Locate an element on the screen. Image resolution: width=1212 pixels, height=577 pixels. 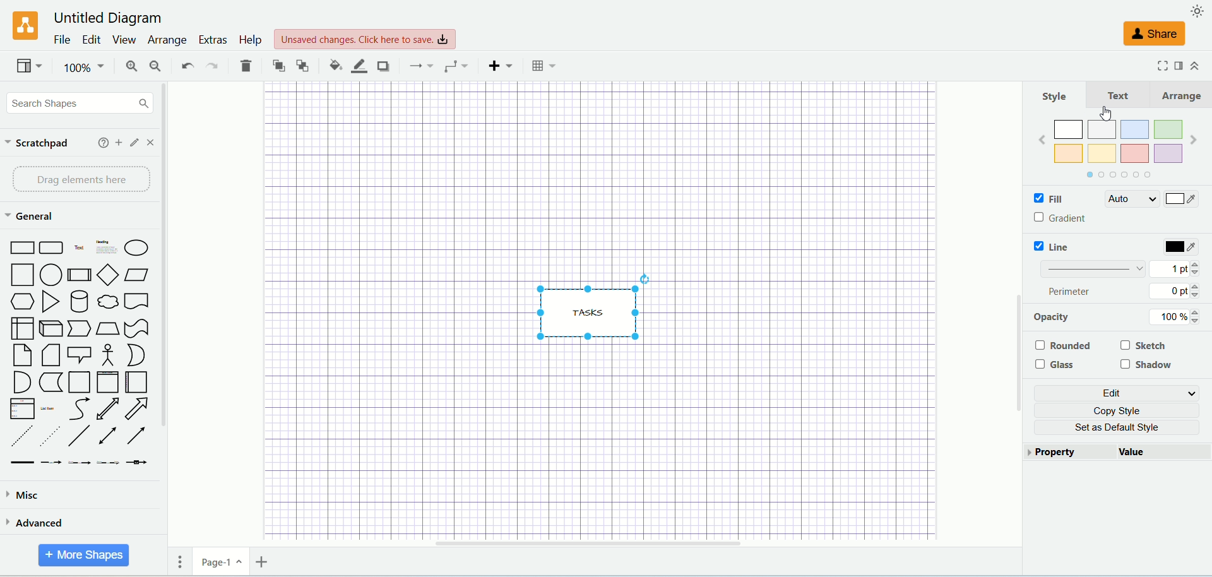
Rounded Rectangle is located at coordinates (52, 246).